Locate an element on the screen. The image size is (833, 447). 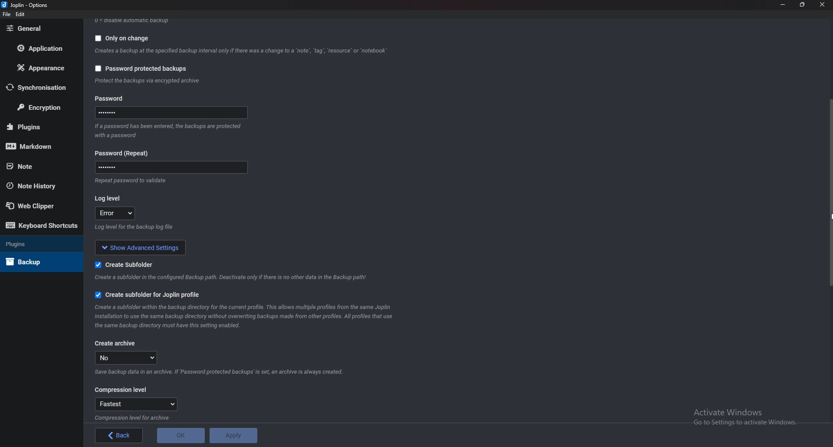
Info on subfolder is located at coordinates (230, 278).